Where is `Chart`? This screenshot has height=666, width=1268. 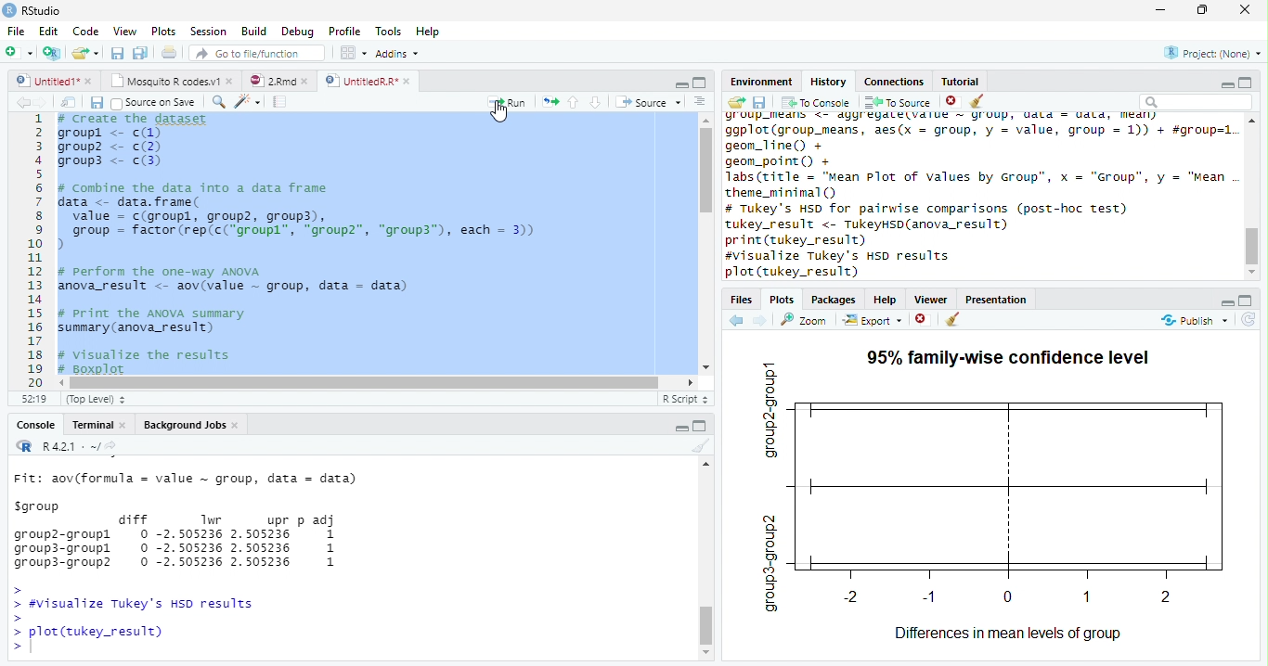
Chart is located at coordinates (996, 491).